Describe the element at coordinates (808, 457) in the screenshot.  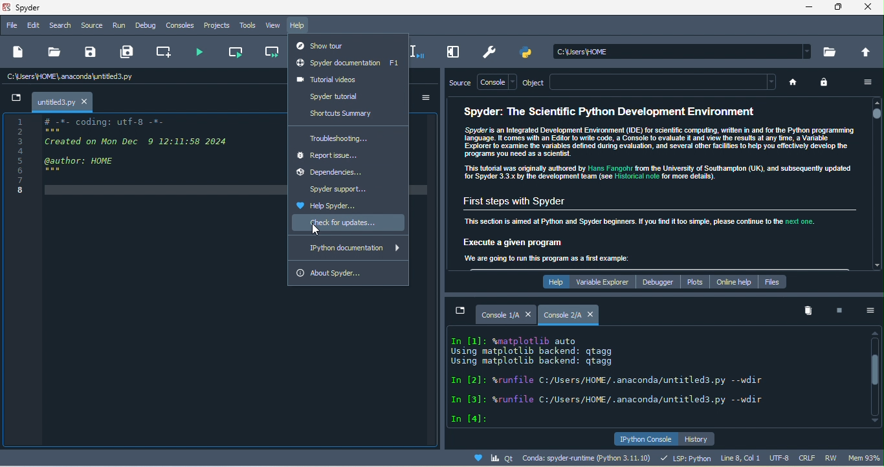
I see `crlf` at that location.